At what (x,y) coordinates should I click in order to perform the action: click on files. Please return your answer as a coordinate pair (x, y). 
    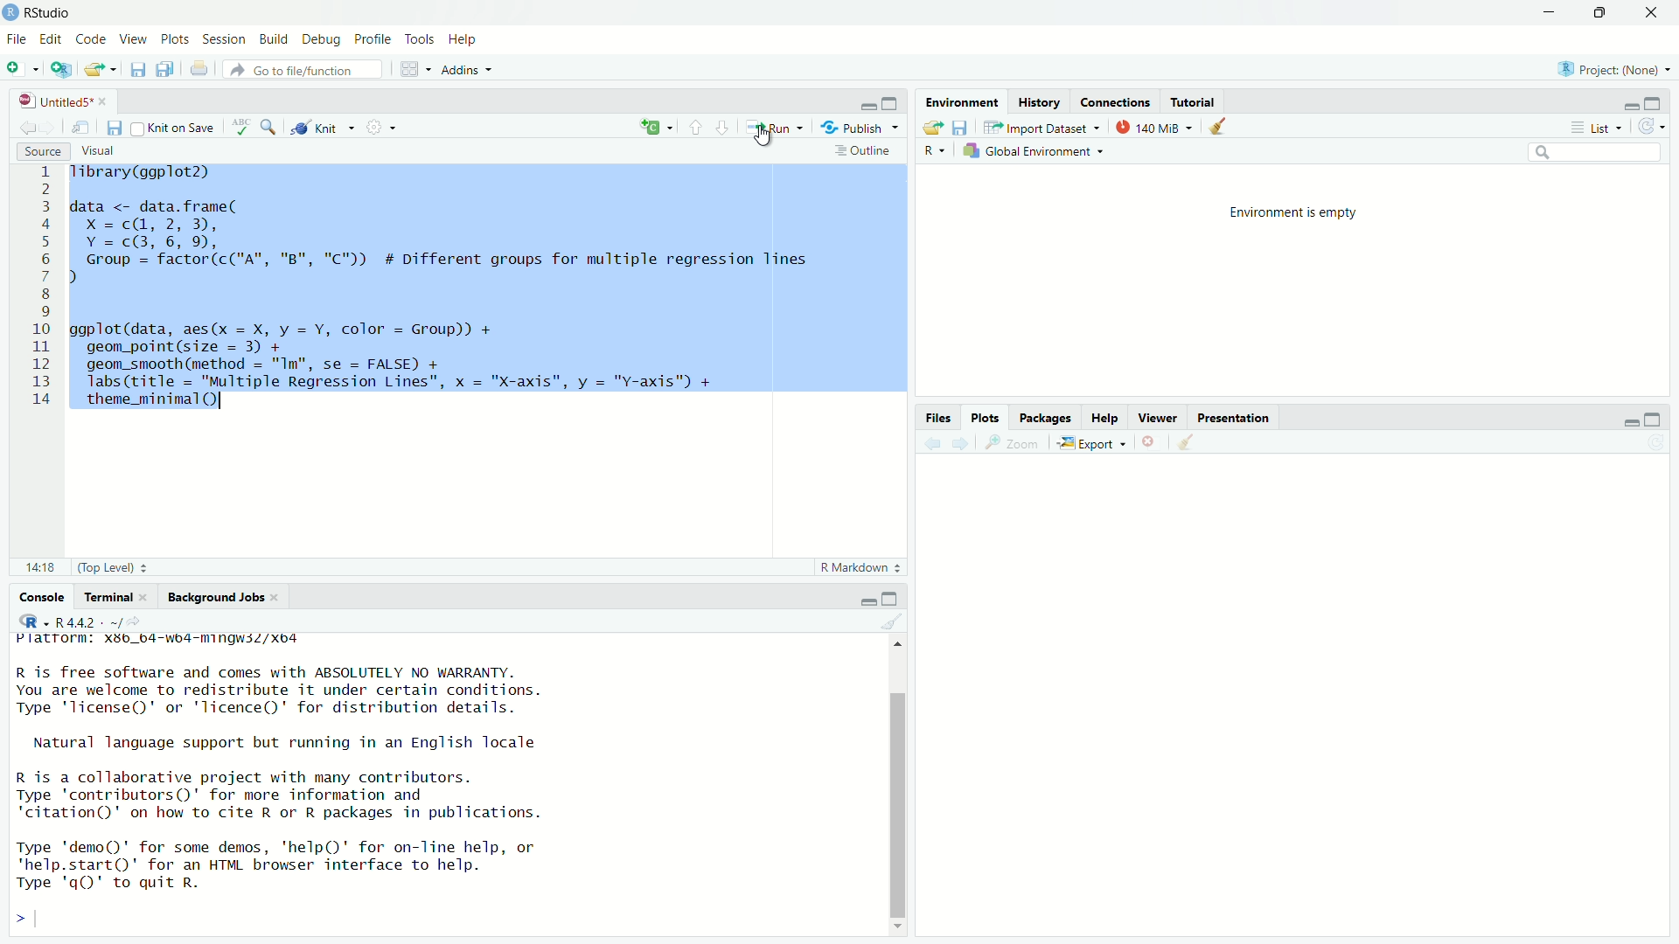
    Looking at the image, I should click on (115, 128).